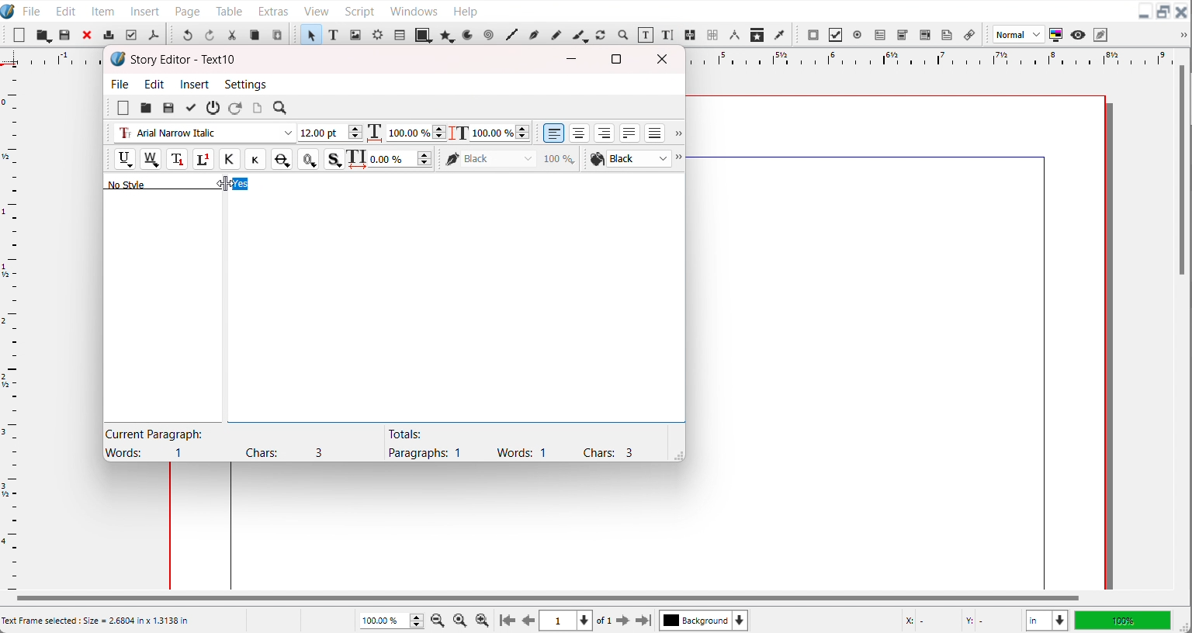  I want to click on Minimize, so click(1144, 12).